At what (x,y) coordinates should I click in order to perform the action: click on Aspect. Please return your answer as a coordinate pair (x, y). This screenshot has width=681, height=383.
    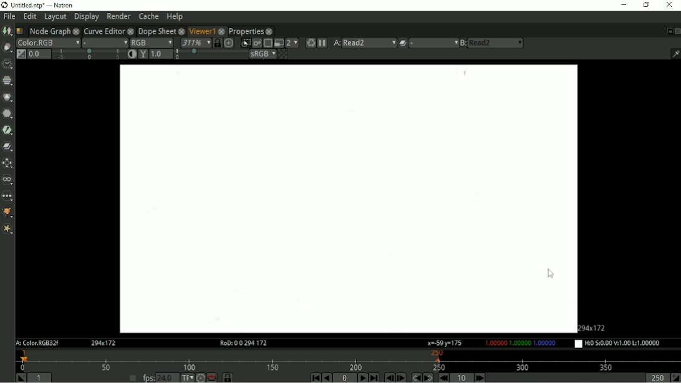
    Looking at the image, I should click on (104, 343).